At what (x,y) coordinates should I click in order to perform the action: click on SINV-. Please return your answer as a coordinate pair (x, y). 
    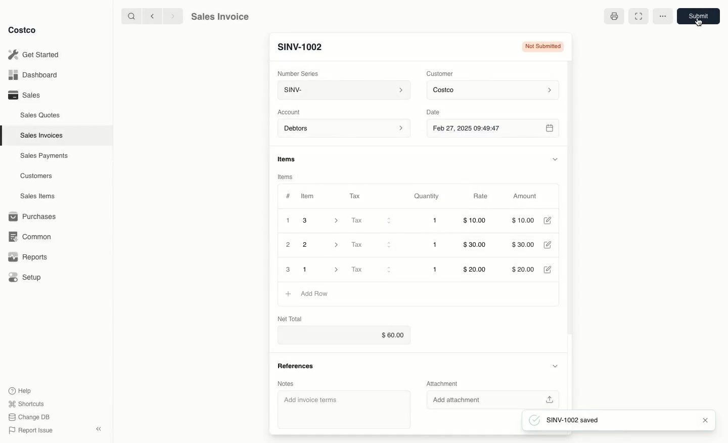
    Looking at the image, I should click on (342, 91).